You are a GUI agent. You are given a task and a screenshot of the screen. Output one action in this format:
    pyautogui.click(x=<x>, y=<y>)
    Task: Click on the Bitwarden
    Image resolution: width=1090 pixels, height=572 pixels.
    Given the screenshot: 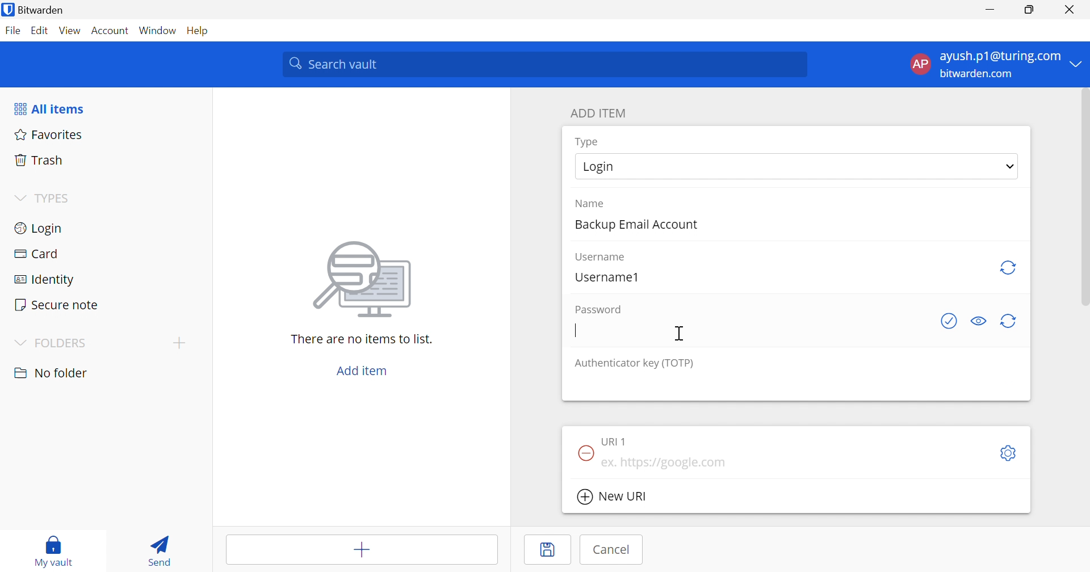 What is the action you would take?
    pyautogui.click(x=41, y=9)
    